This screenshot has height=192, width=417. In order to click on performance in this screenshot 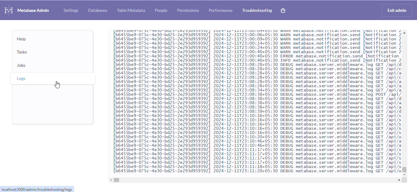, I will do `click(221, 10)`.